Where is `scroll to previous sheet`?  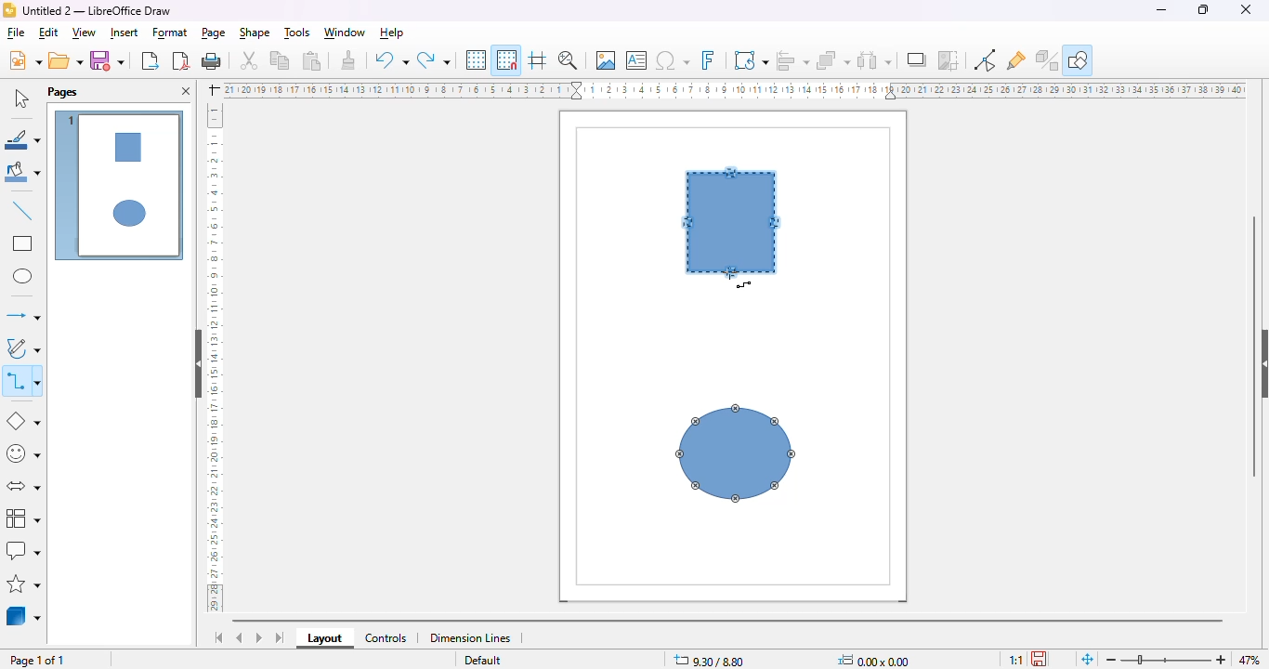 scroll to previous sheet is located at coordinates (240, 637).